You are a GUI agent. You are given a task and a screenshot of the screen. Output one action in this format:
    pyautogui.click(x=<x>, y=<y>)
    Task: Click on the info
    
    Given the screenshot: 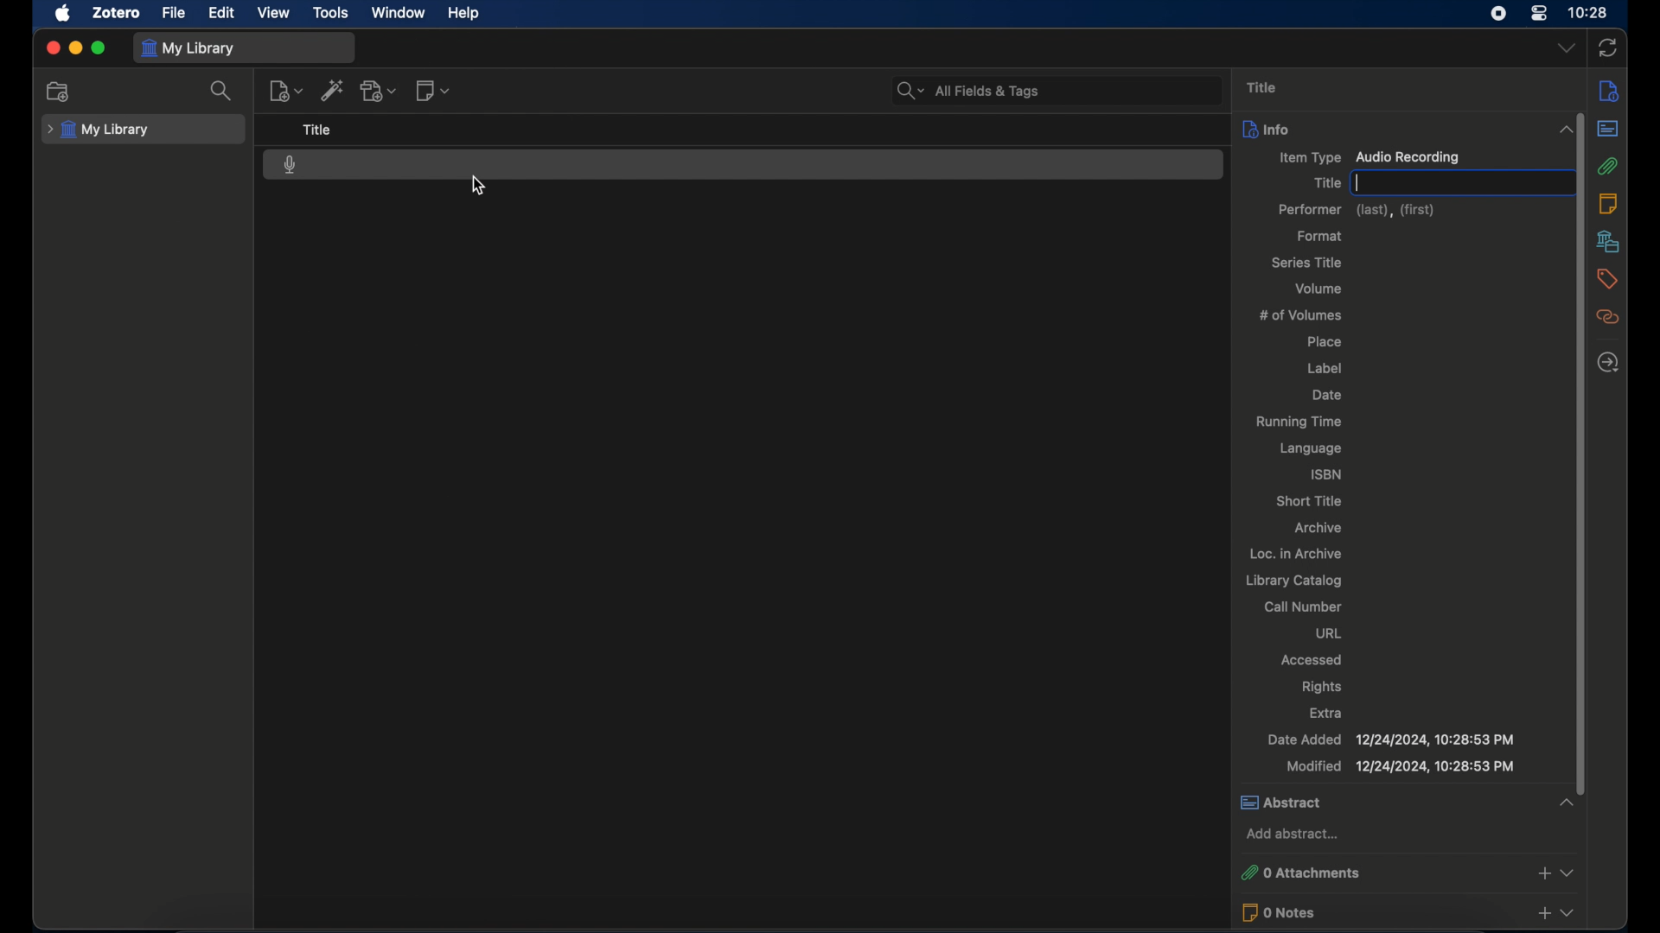 What is the action you would take?
    pyautogui.click(x=1405, y=129)
    